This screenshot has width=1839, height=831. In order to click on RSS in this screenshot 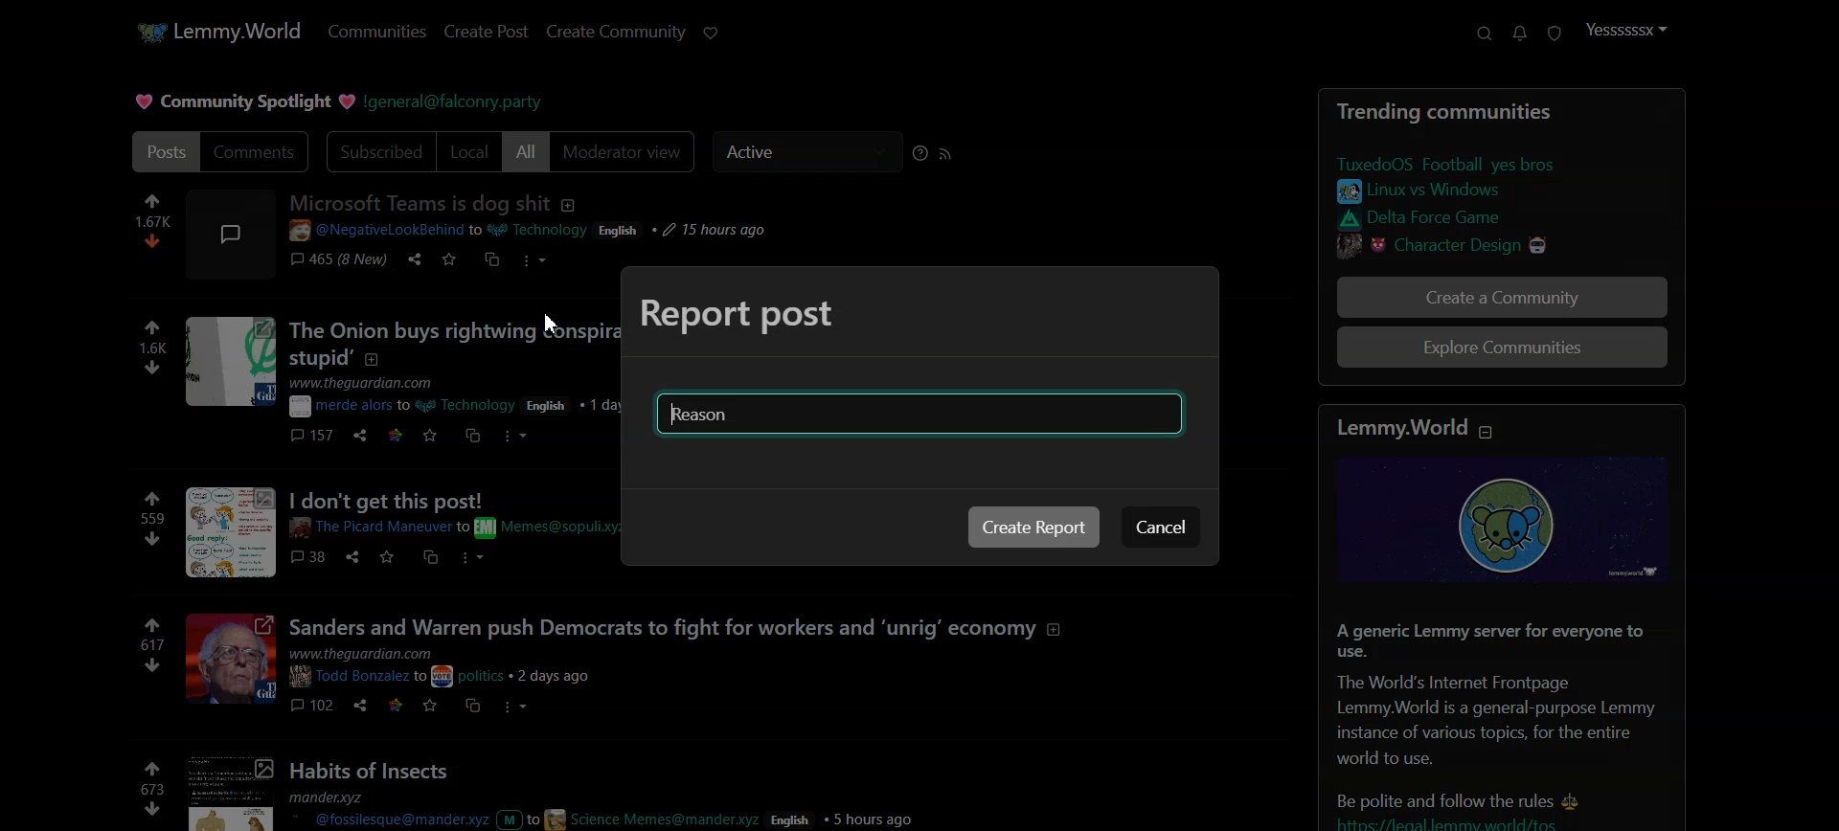, I will do `click(947, 152)`.